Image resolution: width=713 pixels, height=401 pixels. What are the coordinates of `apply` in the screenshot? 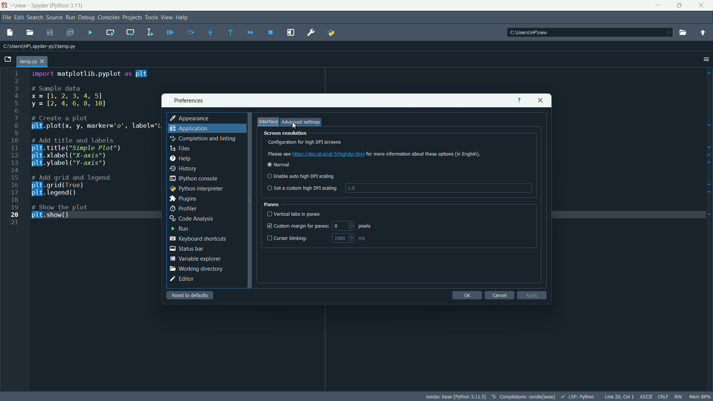 It's located at (532, 295).